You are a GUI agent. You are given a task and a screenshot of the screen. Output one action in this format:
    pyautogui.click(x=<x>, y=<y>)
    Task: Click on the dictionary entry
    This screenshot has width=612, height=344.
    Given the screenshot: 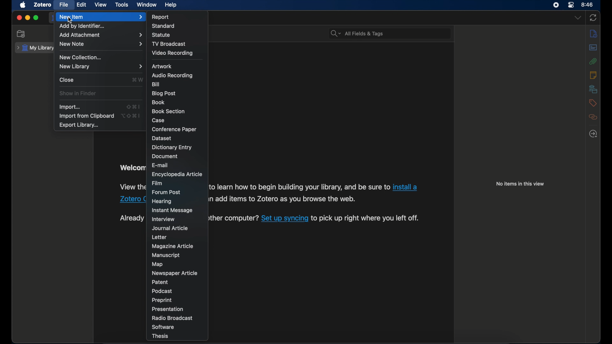 What is the action you would take?
    pyautogui.click(x=172, y=147)
    